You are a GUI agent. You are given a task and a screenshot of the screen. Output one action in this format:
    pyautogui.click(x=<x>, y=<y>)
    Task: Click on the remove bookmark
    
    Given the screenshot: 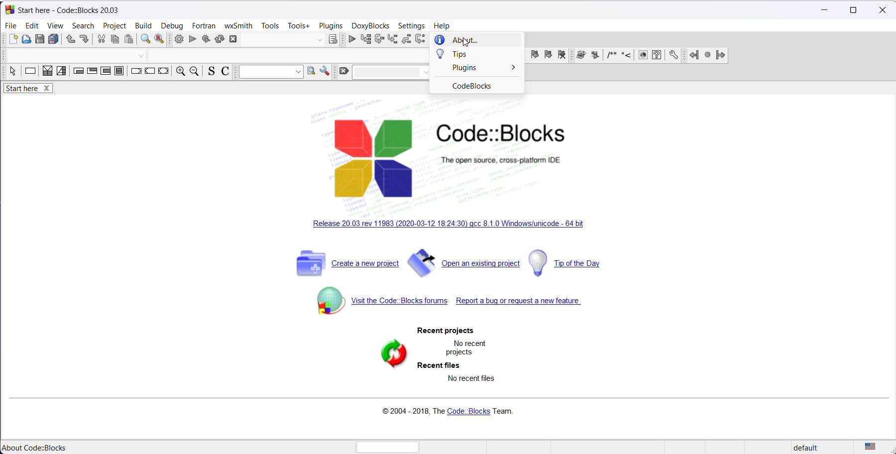 What is the action you would take?
    pyautogui.click(x=563, y=55)
    